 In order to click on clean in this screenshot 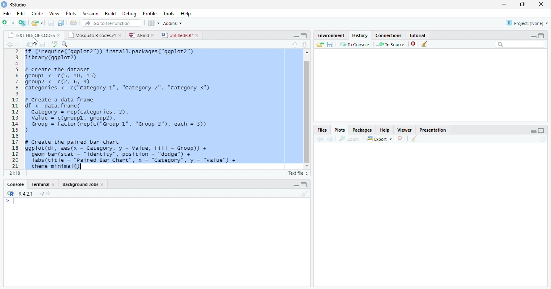, I will do `click(415, 139)`.